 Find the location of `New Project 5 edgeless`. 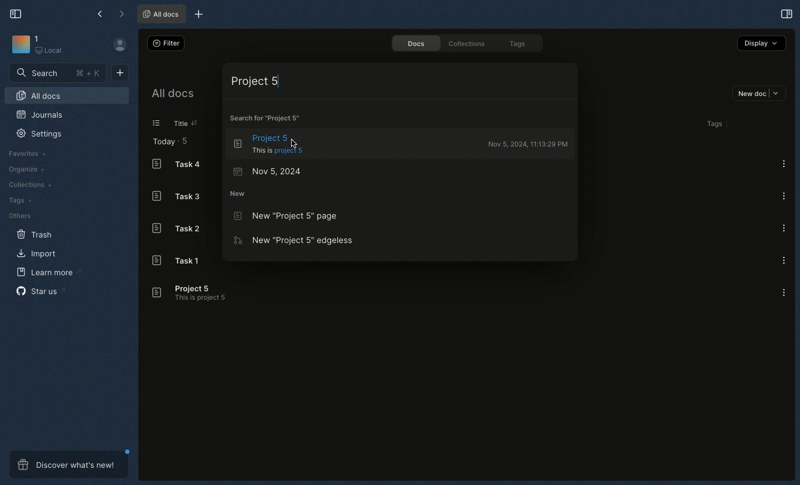

New Project 5 edgeless is located at coordinates (289, 240).